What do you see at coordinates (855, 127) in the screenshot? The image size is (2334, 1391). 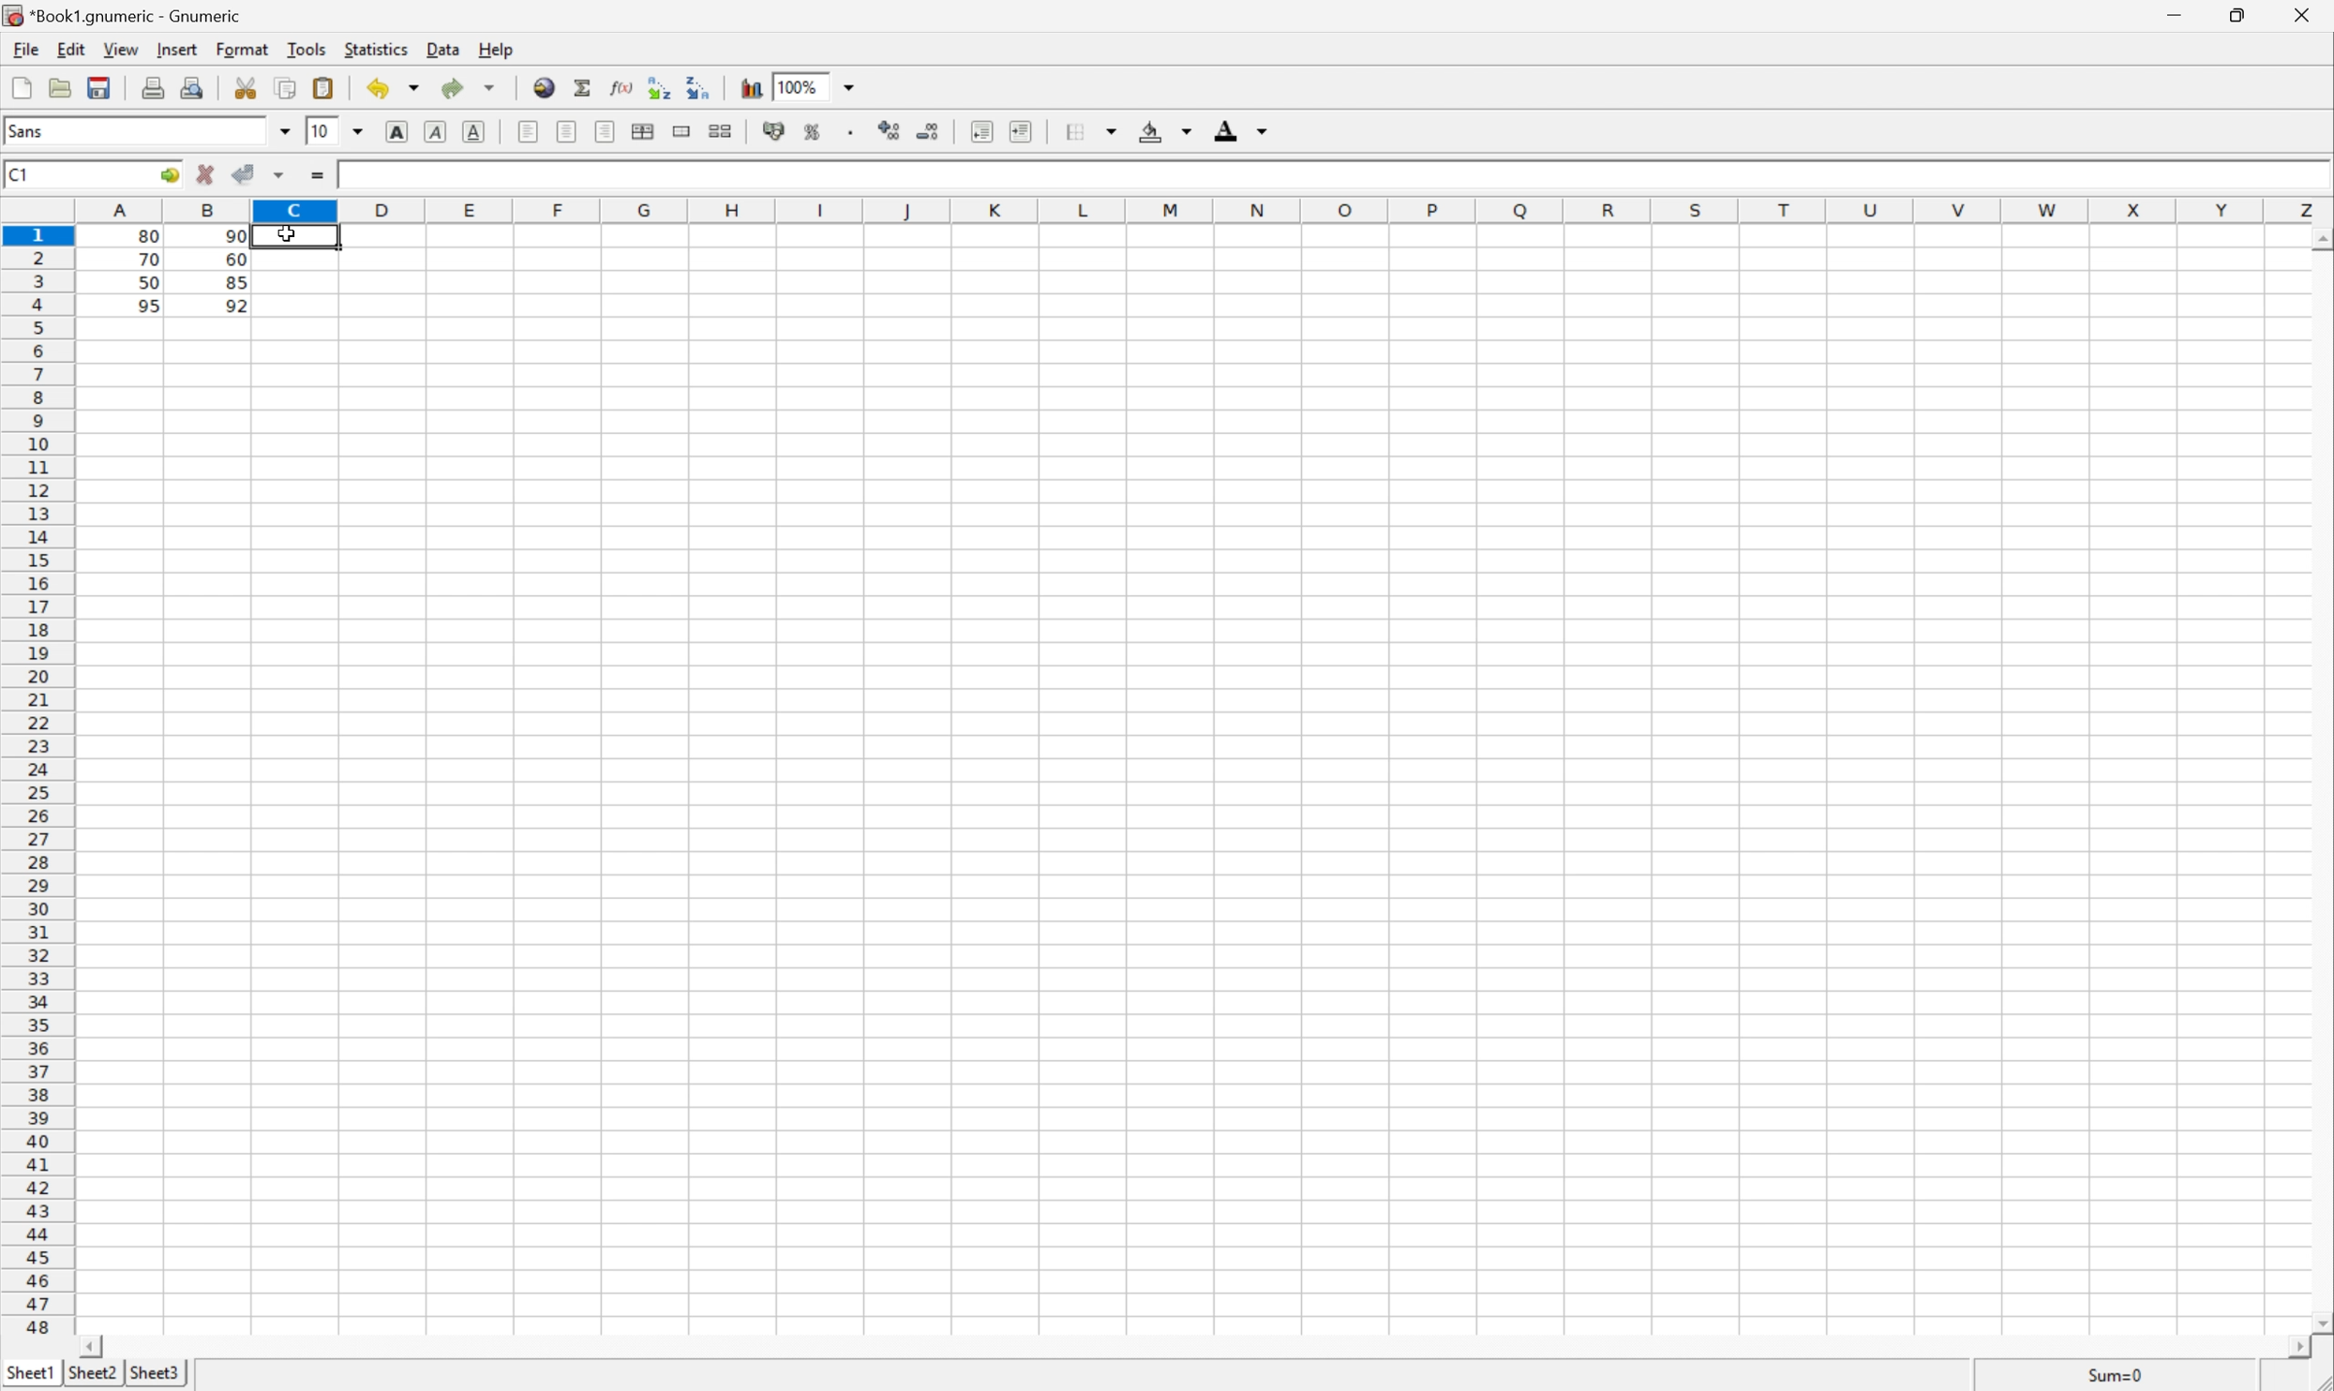 I see `Set the format of the selected cells to include a thousands separator` at bounding box center [855, 127].